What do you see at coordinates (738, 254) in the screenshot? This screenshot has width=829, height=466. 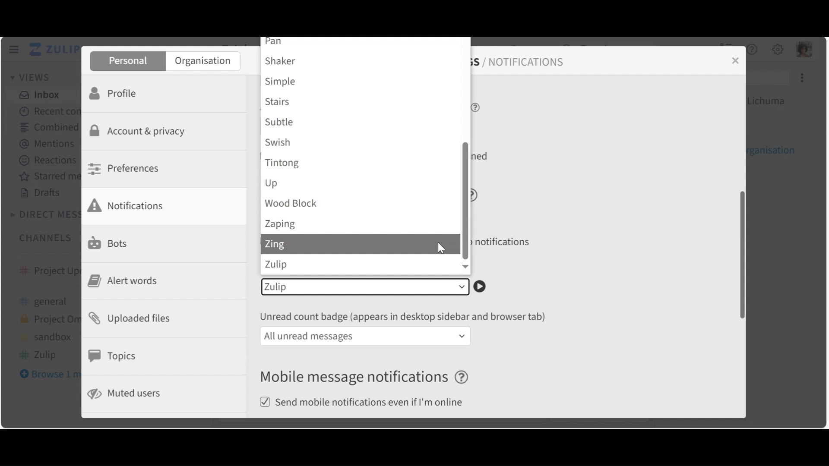 I see `vertical scroll bar` at bounding box center [738, 254].